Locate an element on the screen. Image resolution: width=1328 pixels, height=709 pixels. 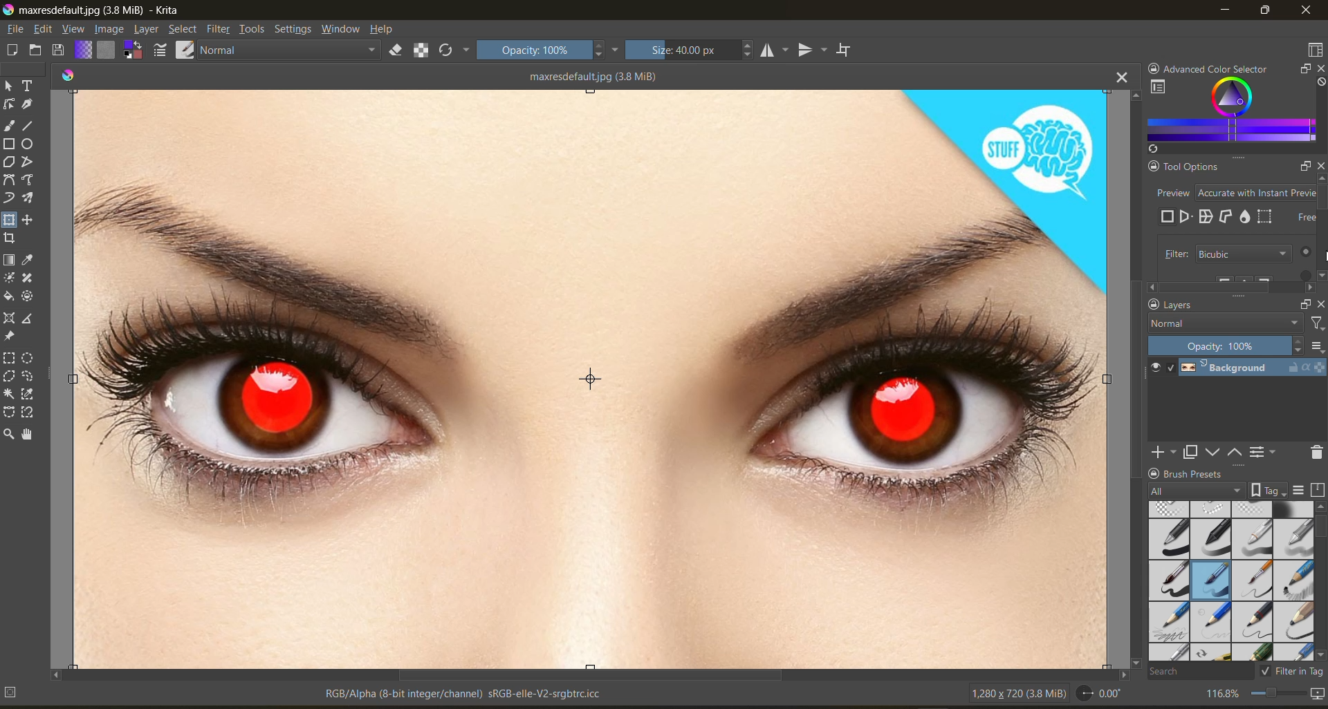
view is located at coordinates (75, 30).